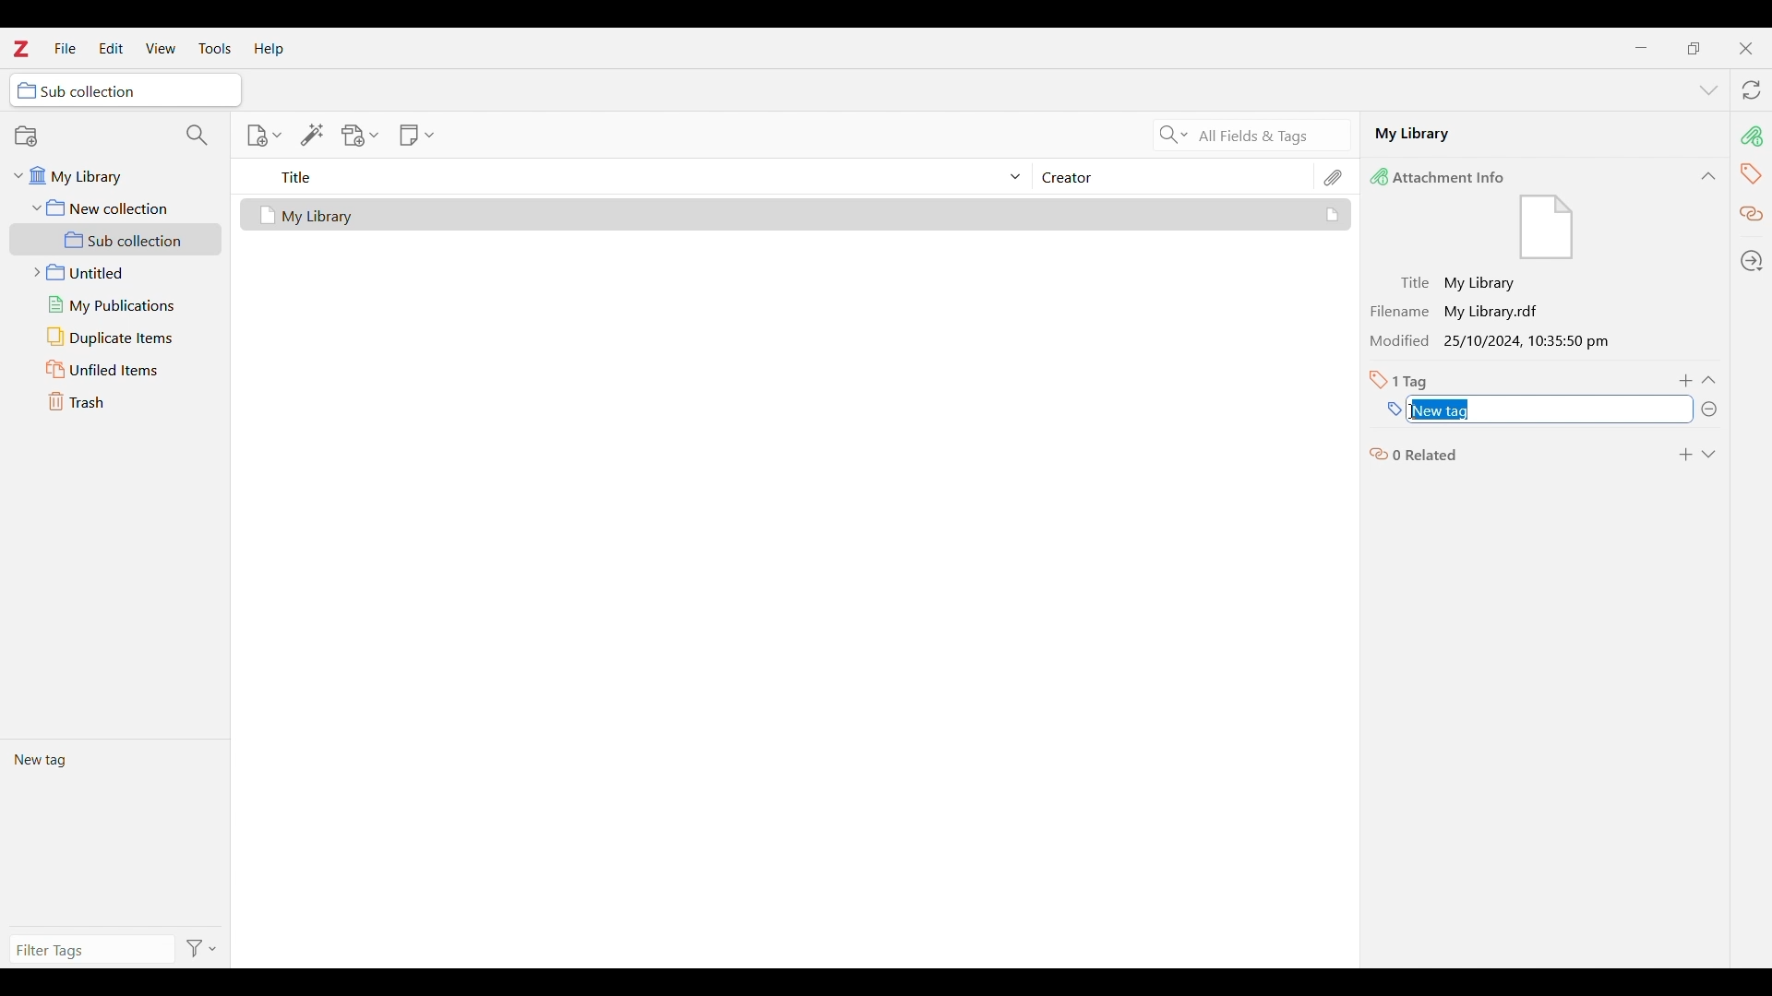  I want to click on Selected text highlighted, so click(1443, 410).